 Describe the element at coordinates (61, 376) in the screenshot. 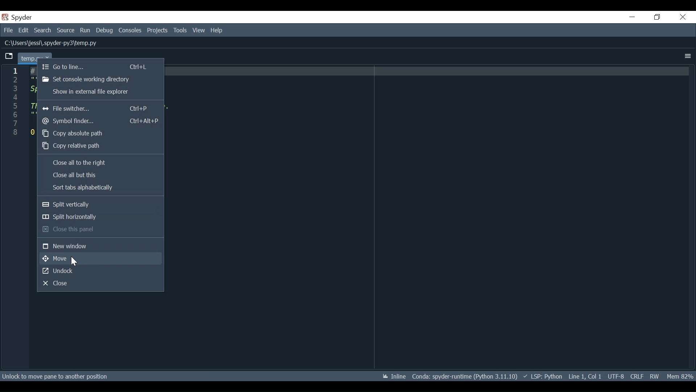

I see `Unlock to move pane to another position` at that location.